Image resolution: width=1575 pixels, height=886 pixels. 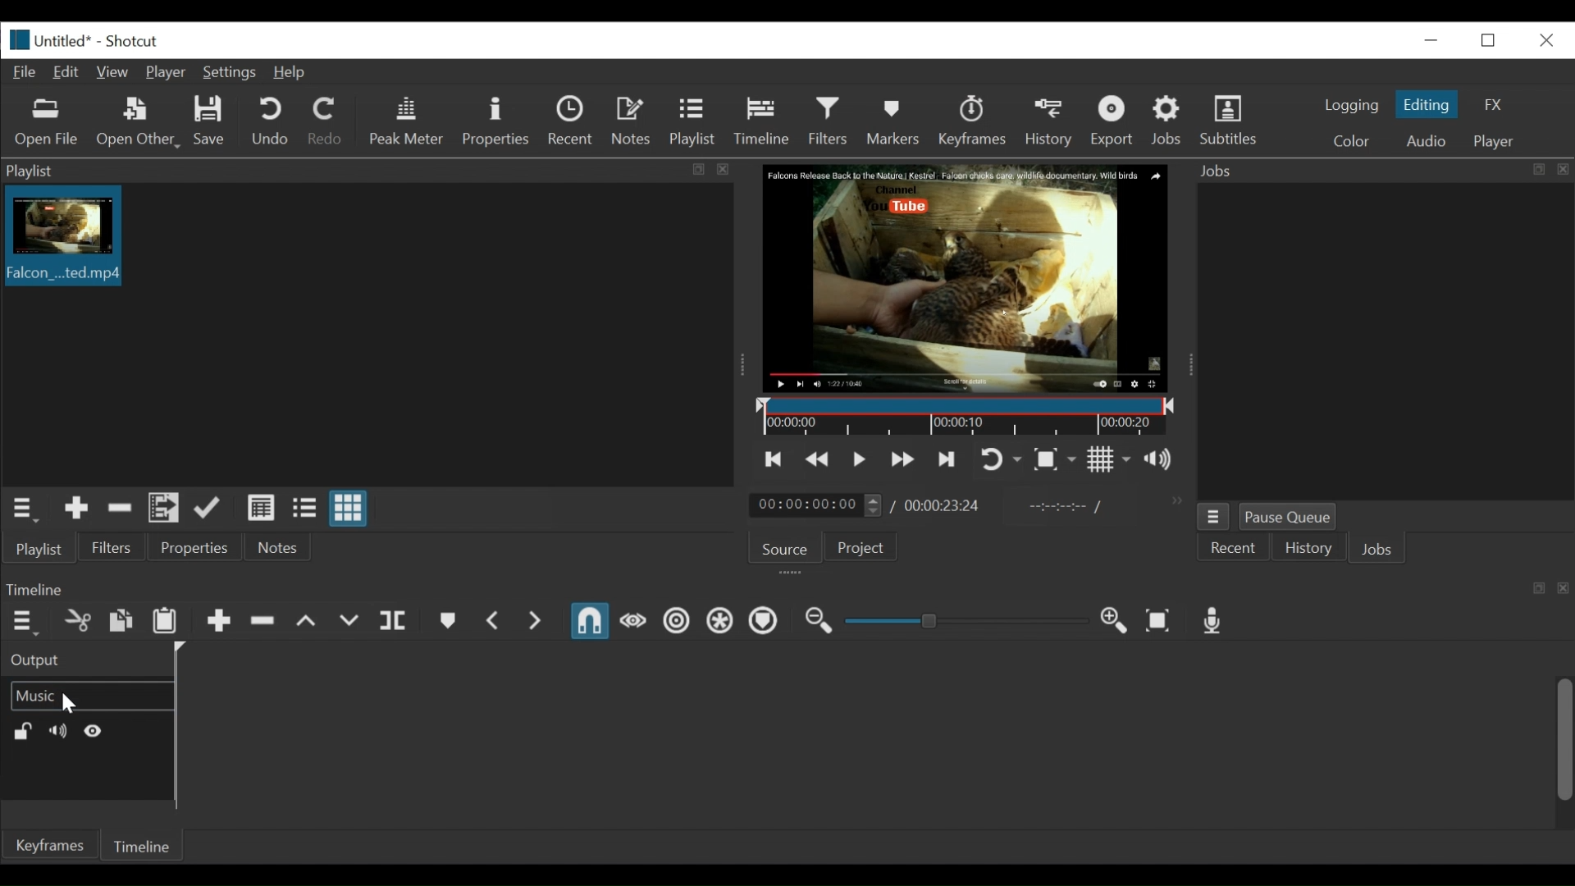 I want to click on Properties, so click(x=495, y=121).